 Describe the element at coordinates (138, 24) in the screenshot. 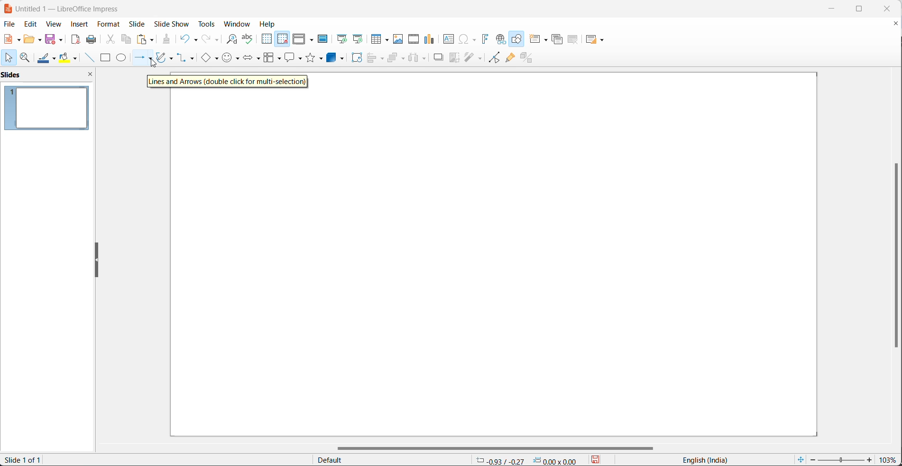

I see `slide` at that location.